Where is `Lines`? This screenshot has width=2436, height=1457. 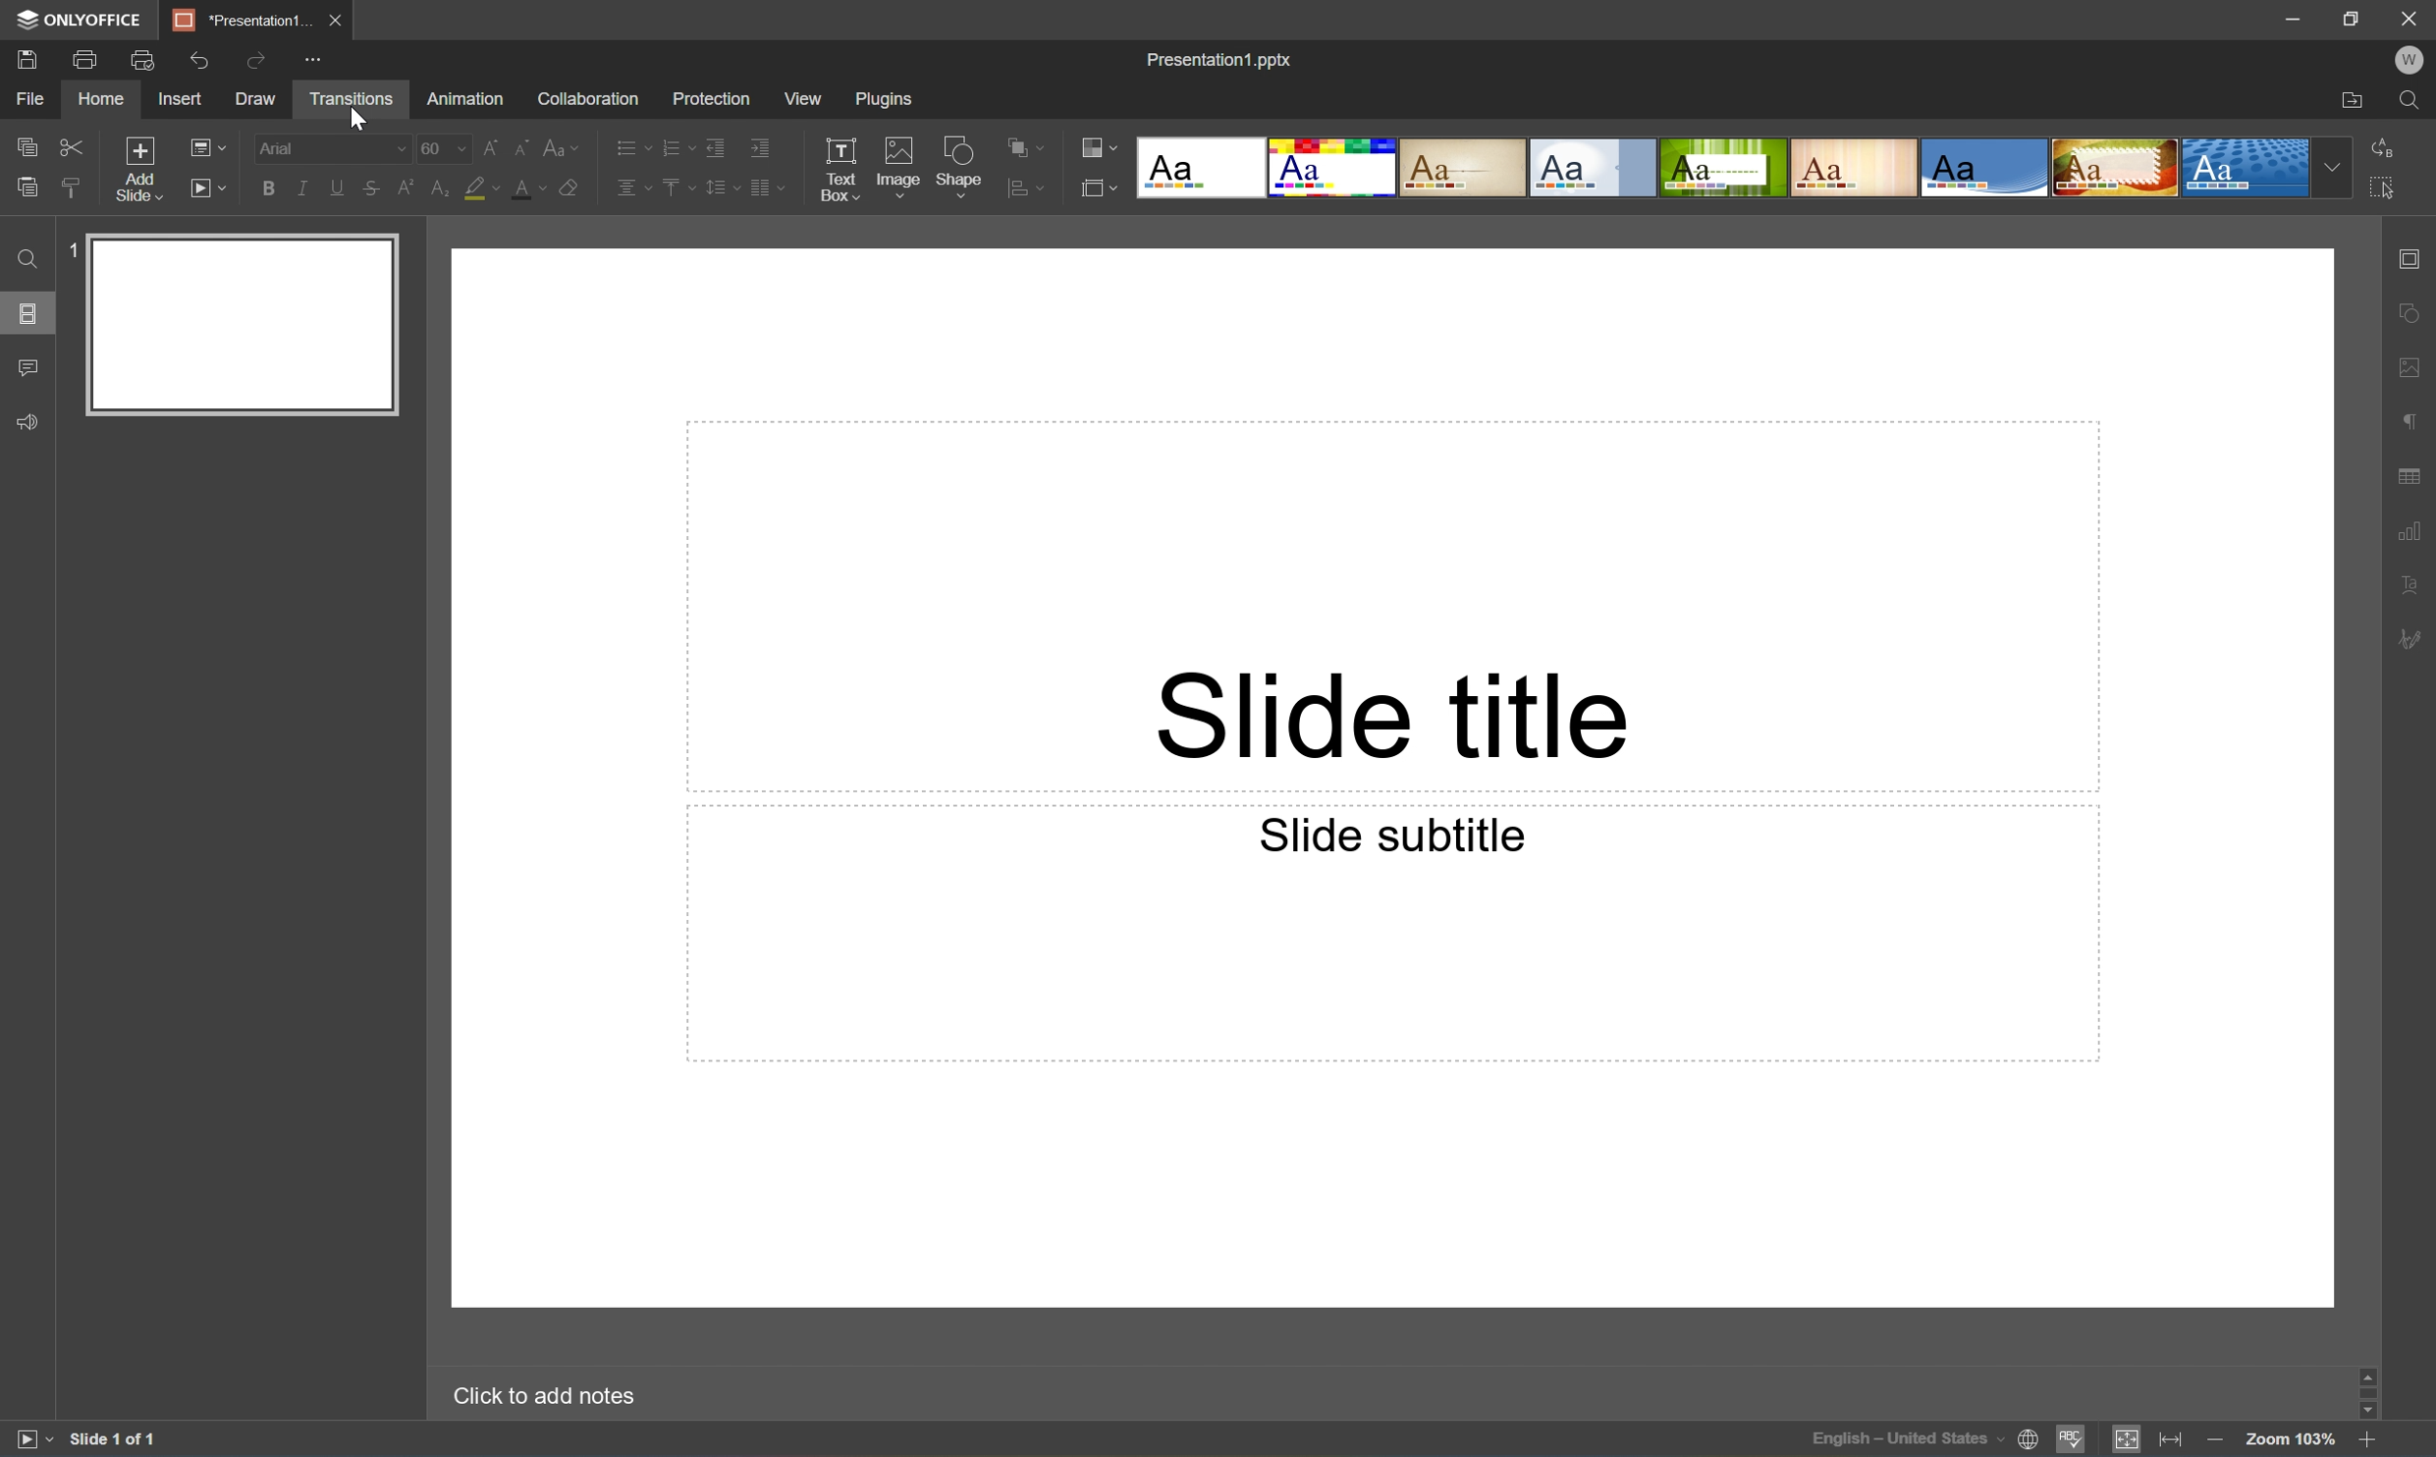 Lines is located at coordinates (1855, 168).